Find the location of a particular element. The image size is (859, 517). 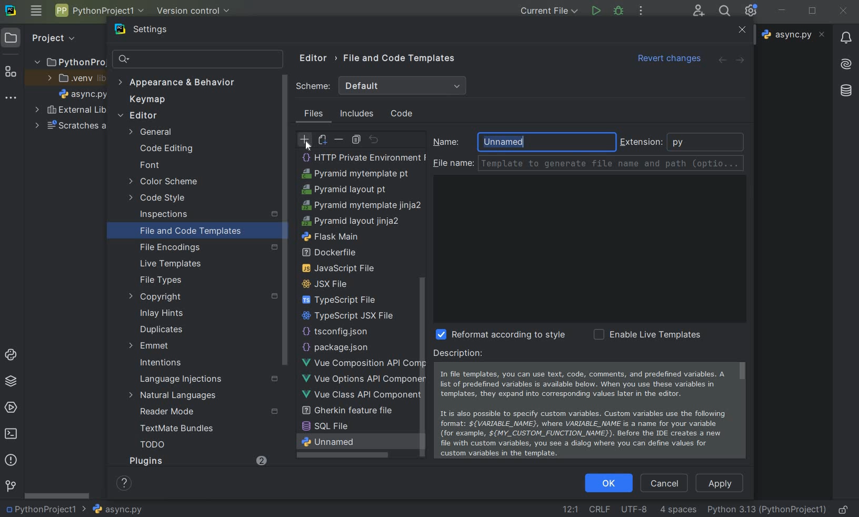

settings is located at coordinates (154, 29).